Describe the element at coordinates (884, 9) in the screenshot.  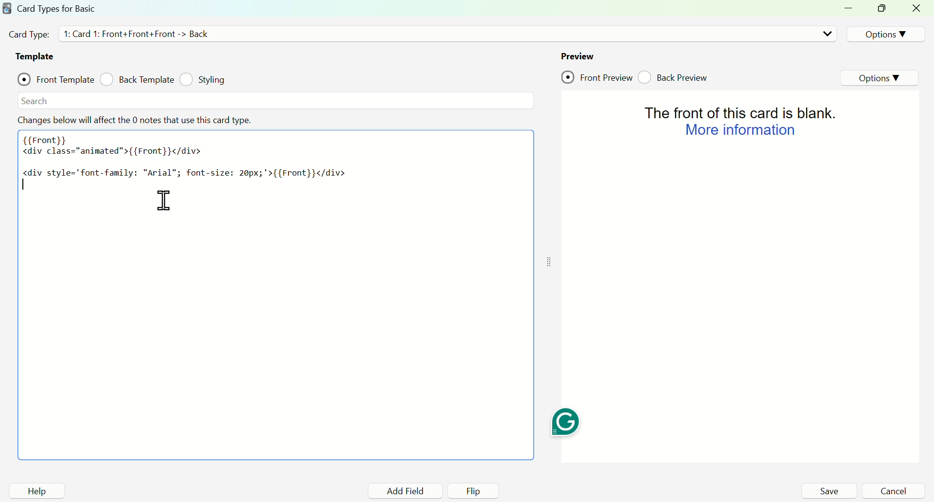
I see `resize` at that location.